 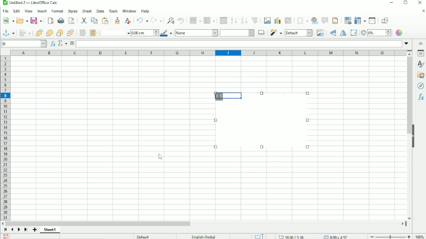 What do you see at coordinates (255, 20) in the screenshot?
I see `Autofilter` at bounding box center [255, 20].